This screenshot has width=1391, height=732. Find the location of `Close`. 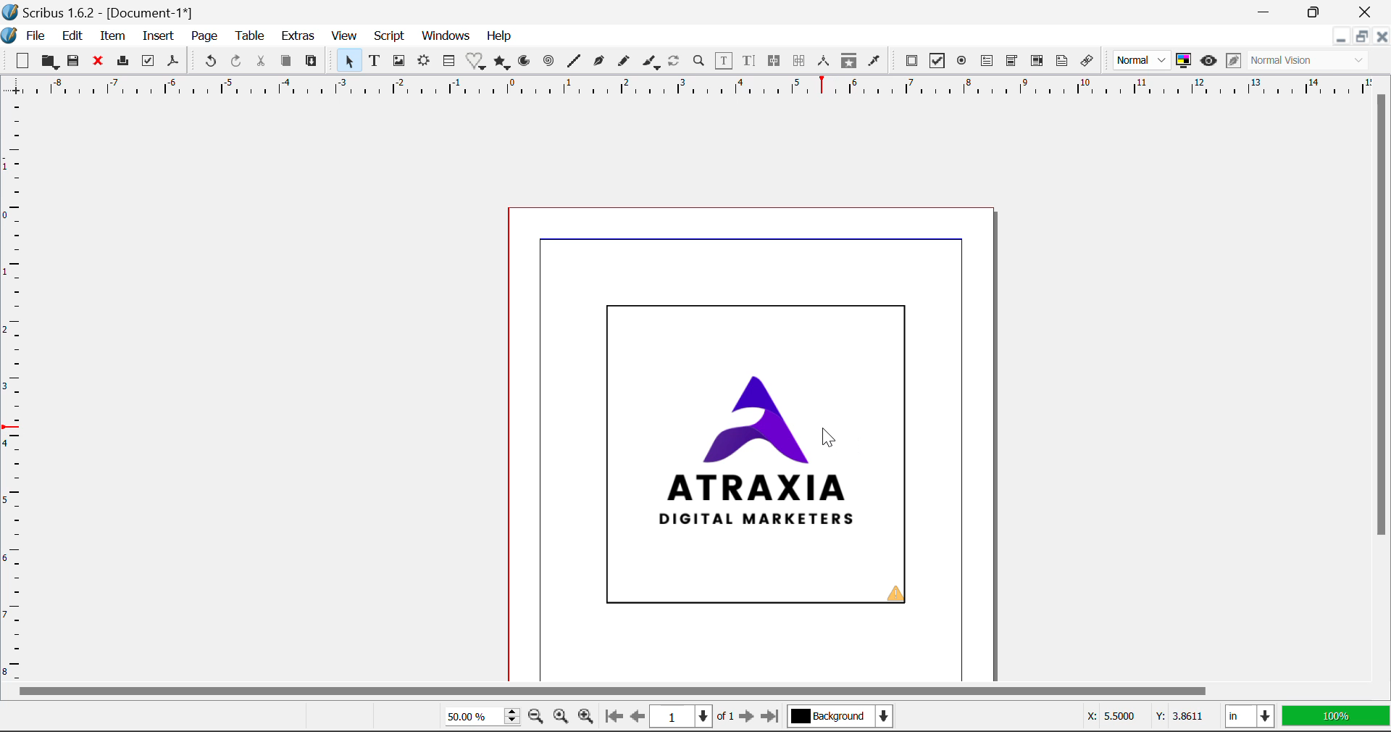

Close is located at coordinates (1366, 10).